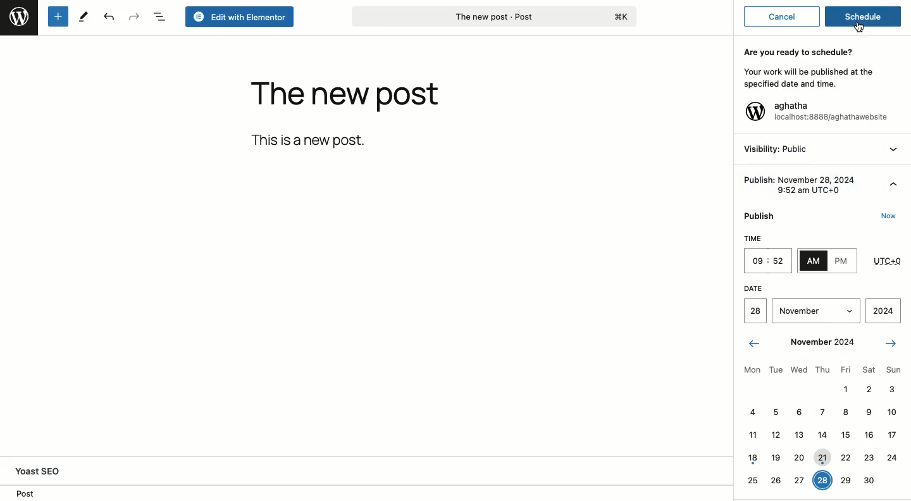 The image size is (911, 501). What do you see at coordinates (869, 388) in the screenshot?
I see `2` at bounding box center [869, 388].